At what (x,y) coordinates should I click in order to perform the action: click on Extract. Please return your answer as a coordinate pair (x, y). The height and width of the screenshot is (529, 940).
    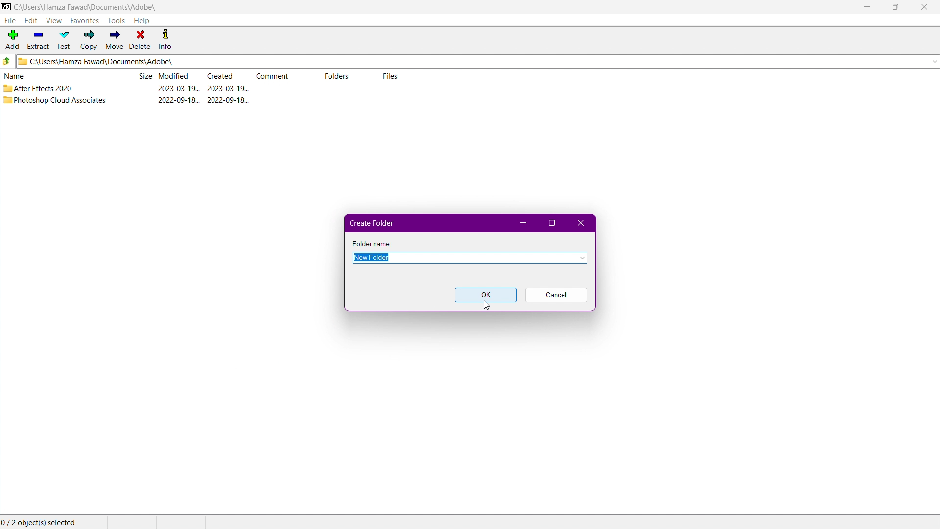
    Looking at the image, I should click on (37, 41).